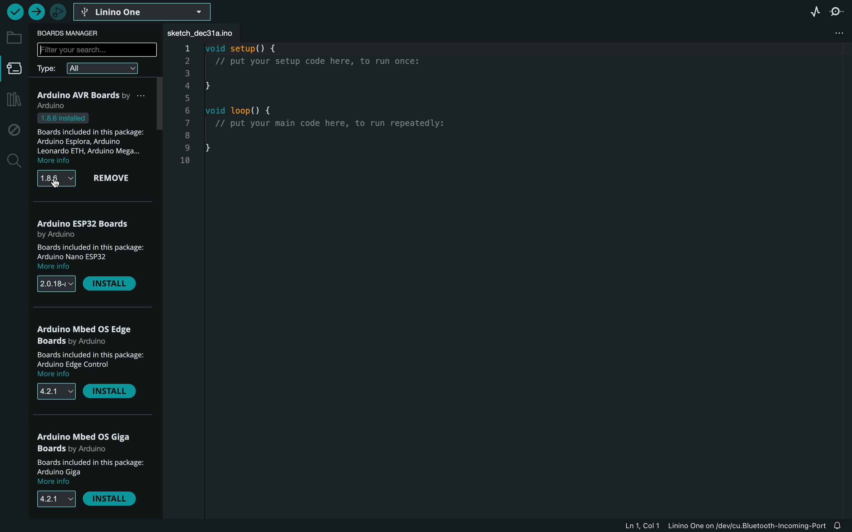  Describe the element at coordinates (184, 160) in the screenshot. I see `10` at that location.